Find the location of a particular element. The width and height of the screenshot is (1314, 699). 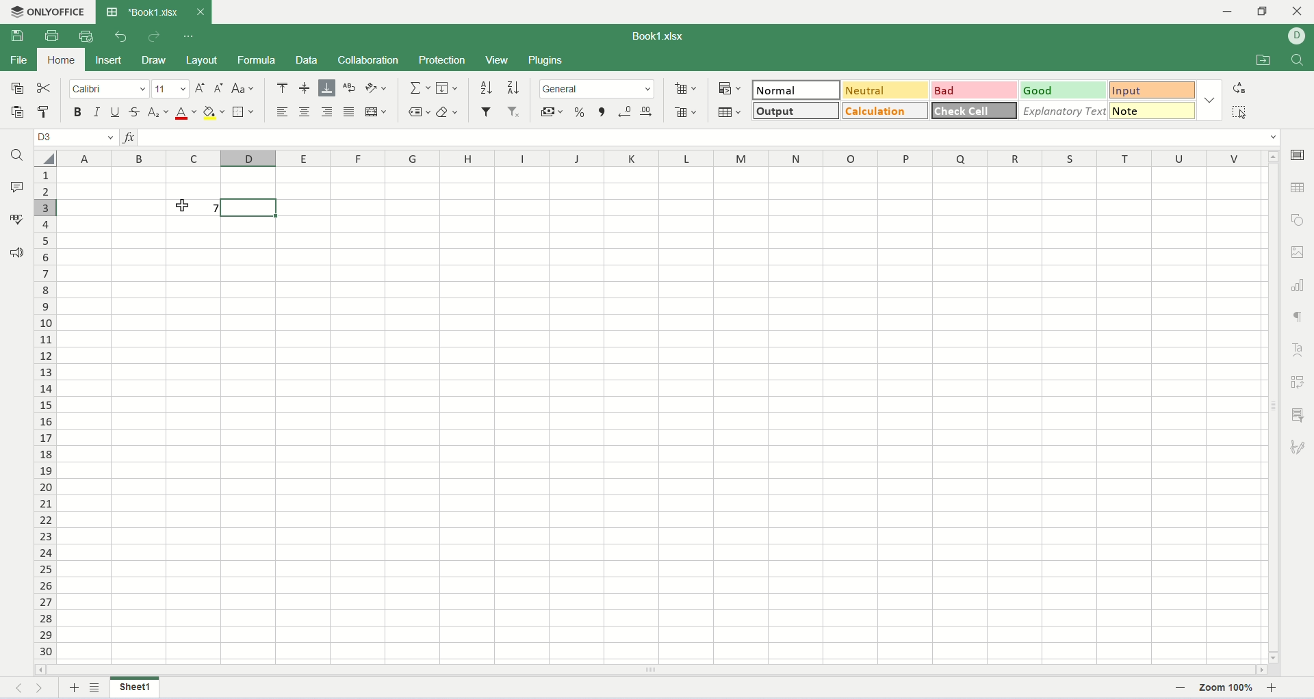

align right is located at coordinates (327, 112).